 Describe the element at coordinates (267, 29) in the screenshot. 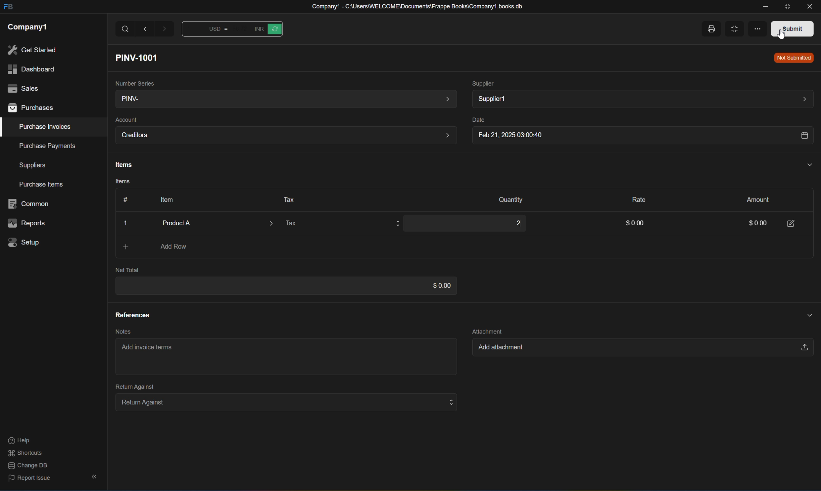

I see `Button` at that location.